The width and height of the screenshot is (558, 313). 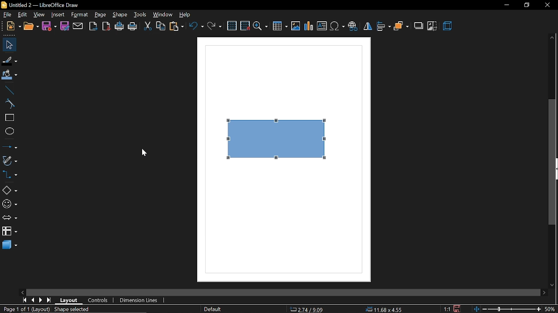 What do you see at coordinates (214, 26) in the screenshot?
I see `redo` at bounding box center [214, 26].